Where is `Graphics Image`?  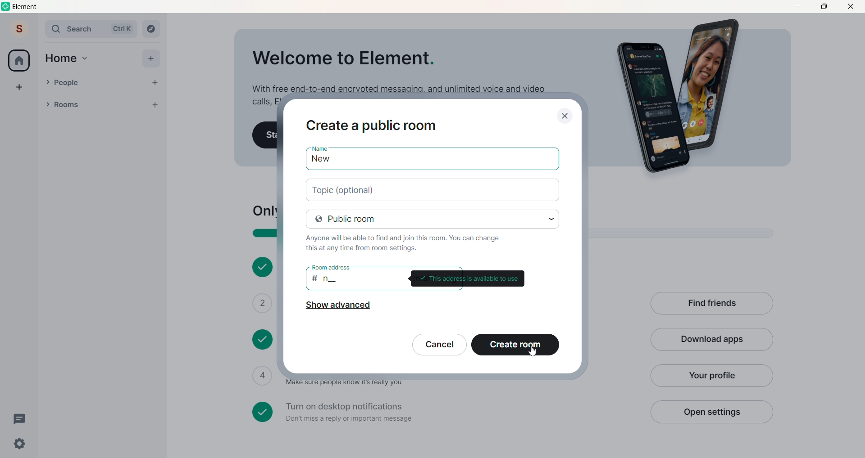 Graphics Image is located at coordinates (683, 97).